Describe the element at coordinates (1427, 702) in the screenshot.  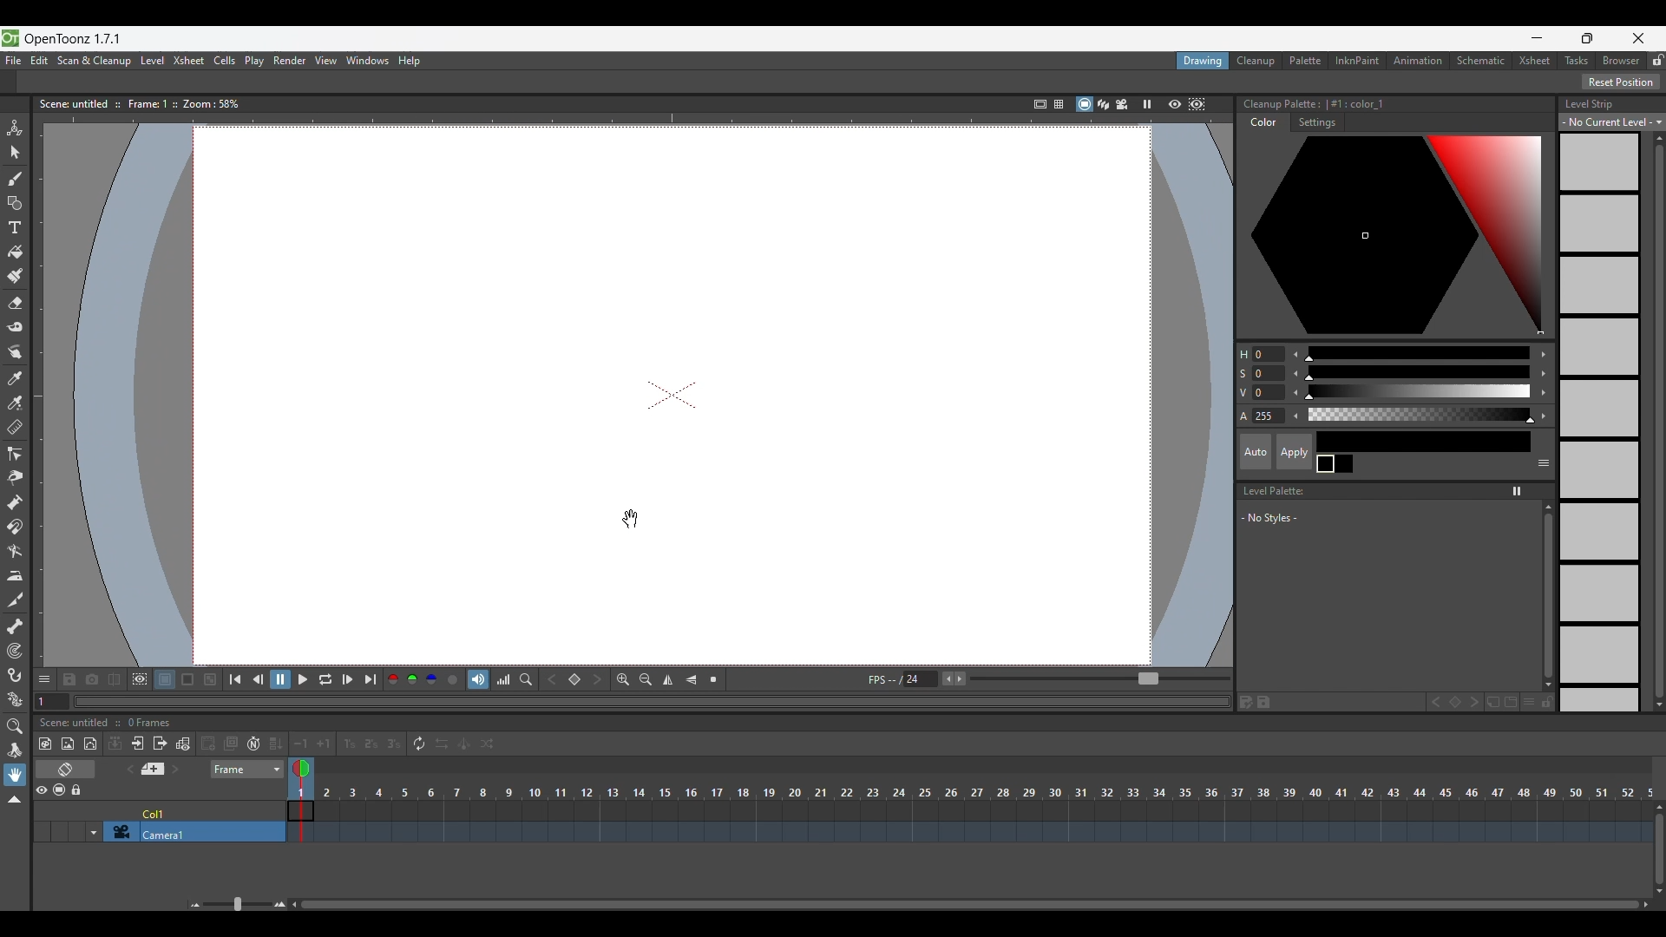
I see `Previous key` at that location.